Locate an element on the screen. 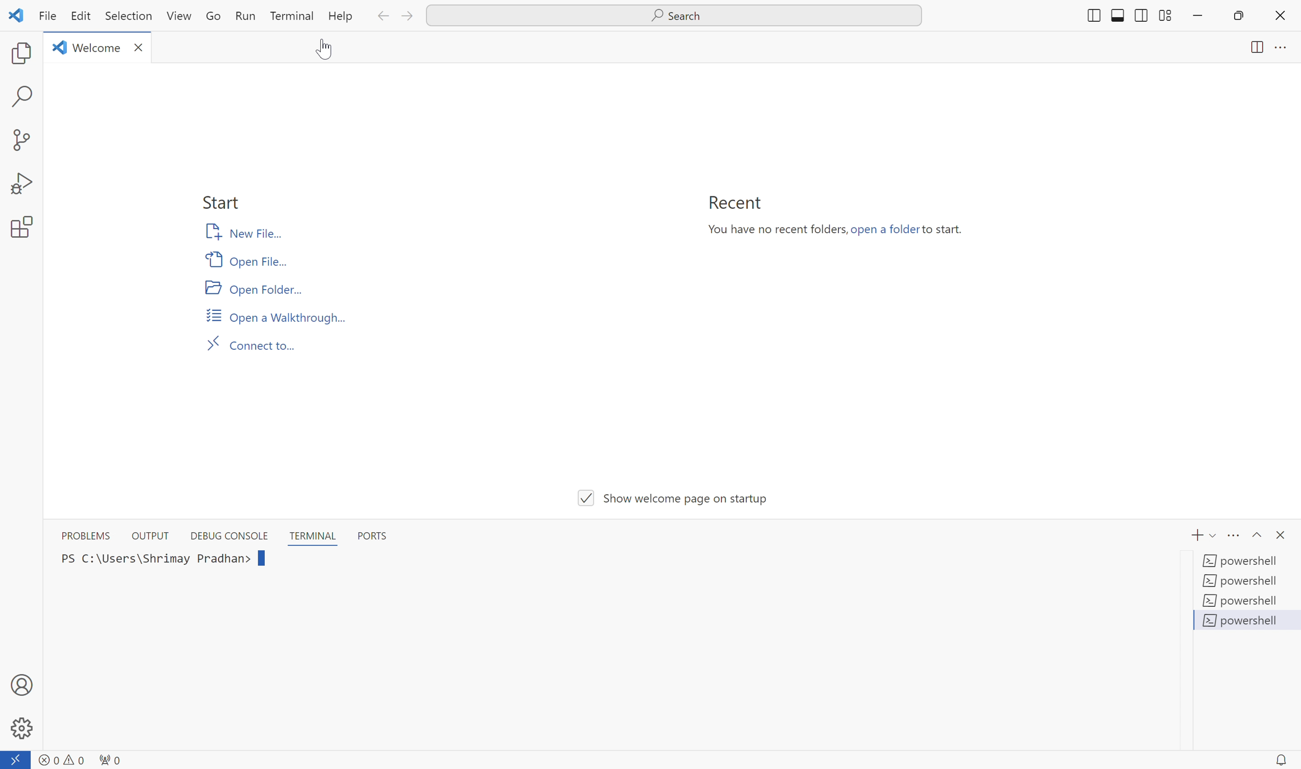 This screenshot has height=769, width=1301.  powershell is located at coordinates (1240, 620).